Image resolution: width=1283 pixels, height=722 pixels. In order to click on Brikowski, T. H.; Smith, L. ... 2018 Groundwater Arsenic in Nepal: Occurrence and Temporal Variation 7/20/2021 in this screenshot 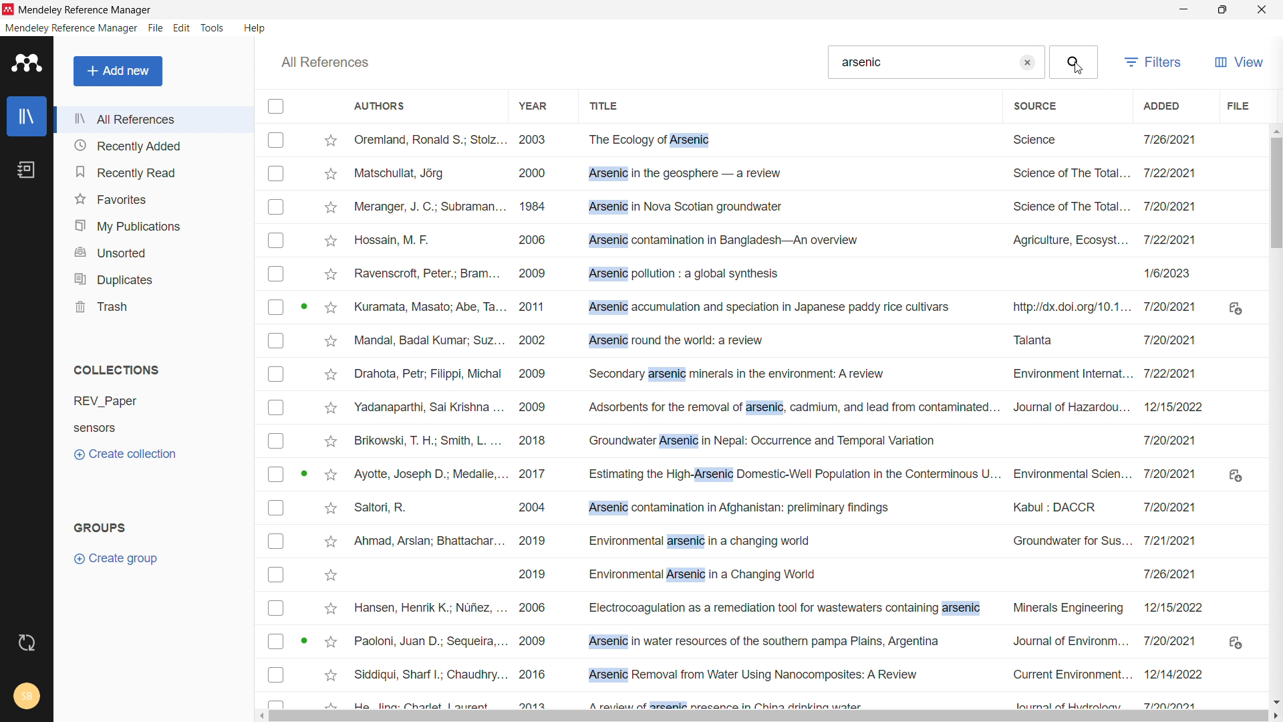, I will do `click(773, 441)`.